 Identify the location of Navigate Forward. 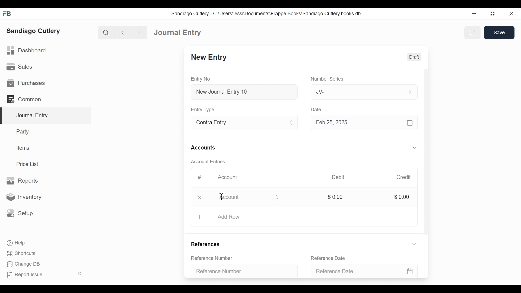
(139, 32).